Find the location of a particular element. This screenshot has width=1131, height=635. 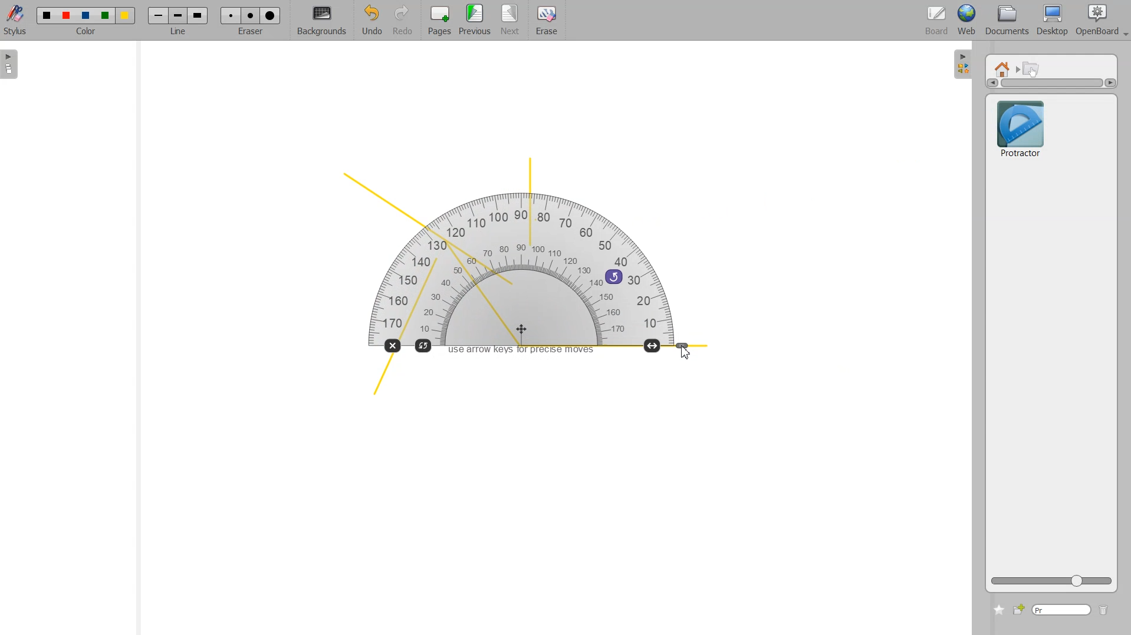

Erase is located at coordinates (546, 21).